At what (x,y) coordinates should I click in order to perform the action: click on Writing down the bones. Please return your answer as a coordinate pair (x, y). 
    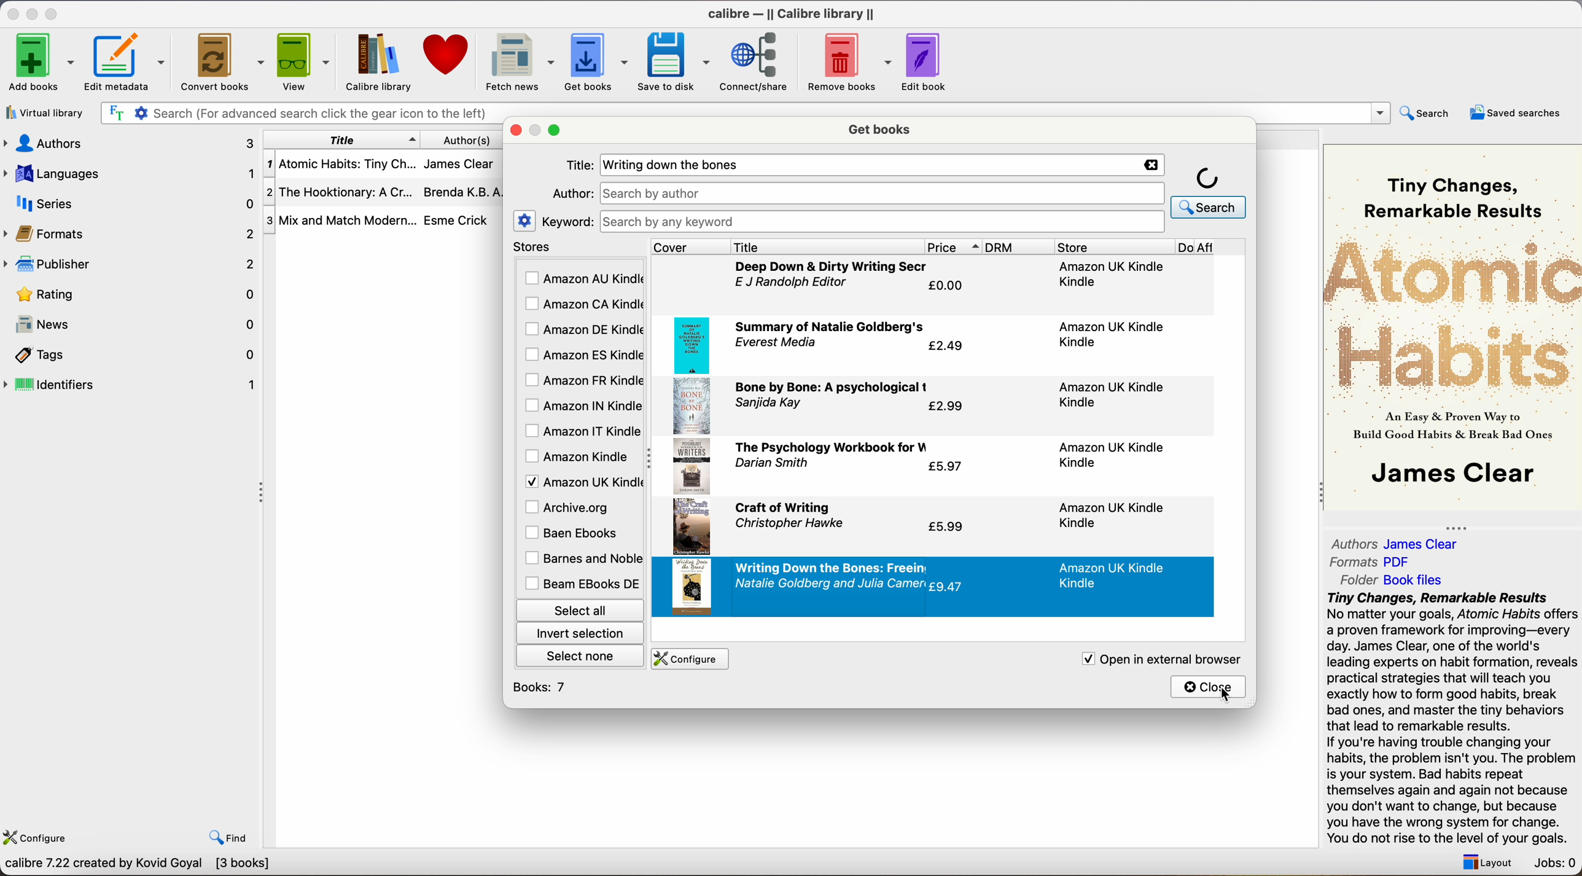
    Looking at the image, I should click on (678, 165).